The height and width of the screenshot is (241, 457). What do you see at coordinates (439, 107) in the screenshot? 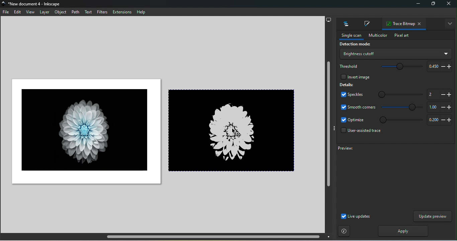
I see `Increase or decrease smooth corners` at bounding box center [439, 107].